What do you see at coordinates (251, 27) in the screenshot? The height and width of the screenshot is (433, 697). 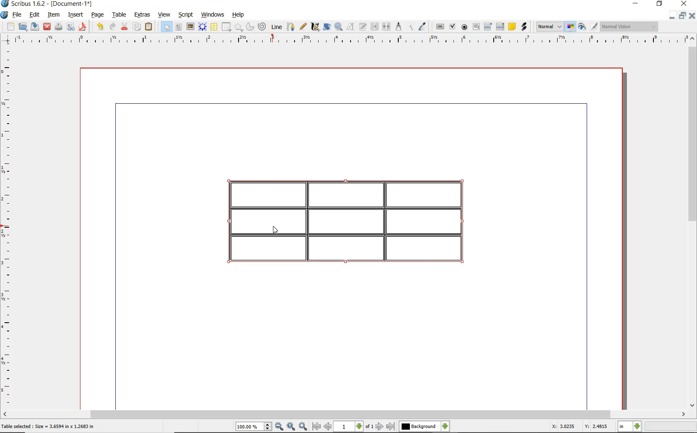 I see `arc` at bounding box center [251, 27].